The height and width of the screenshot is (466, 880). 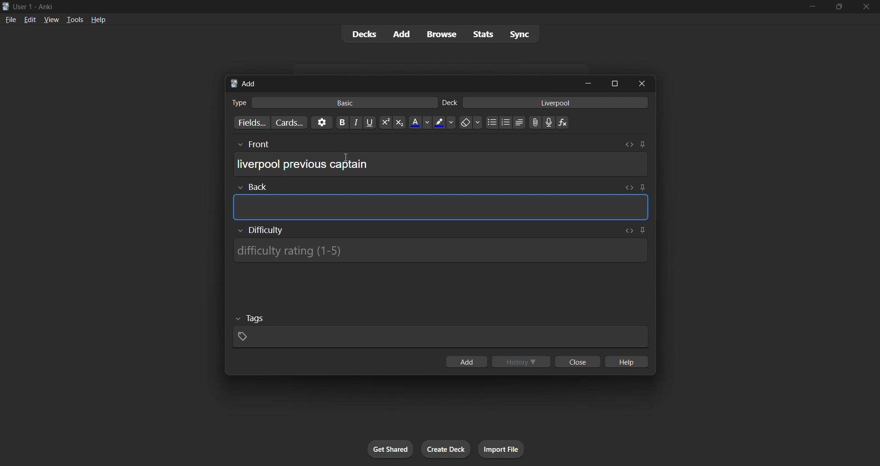 I want to click on numbered list, so click(x=506, y=123).